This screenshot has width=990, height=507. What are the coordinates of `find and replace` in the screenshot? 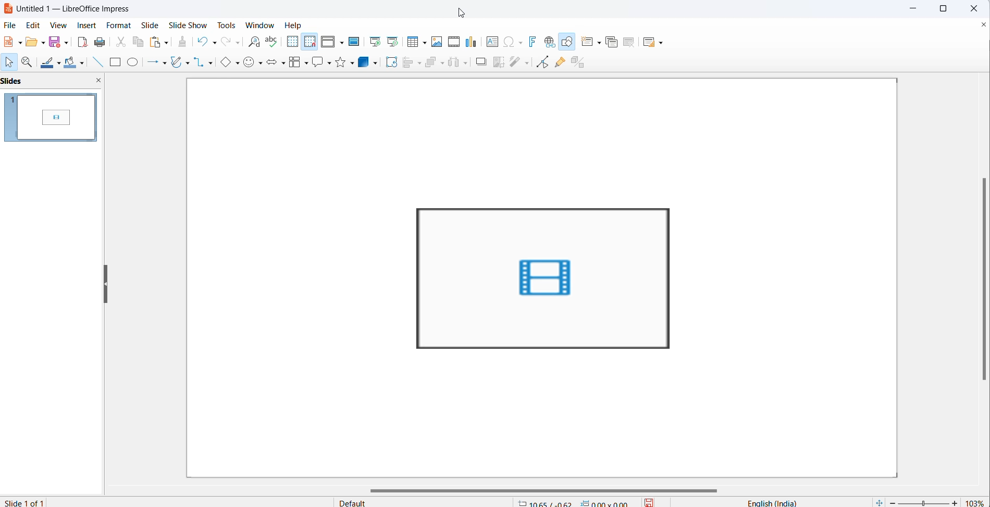 It's located at (252, 43).